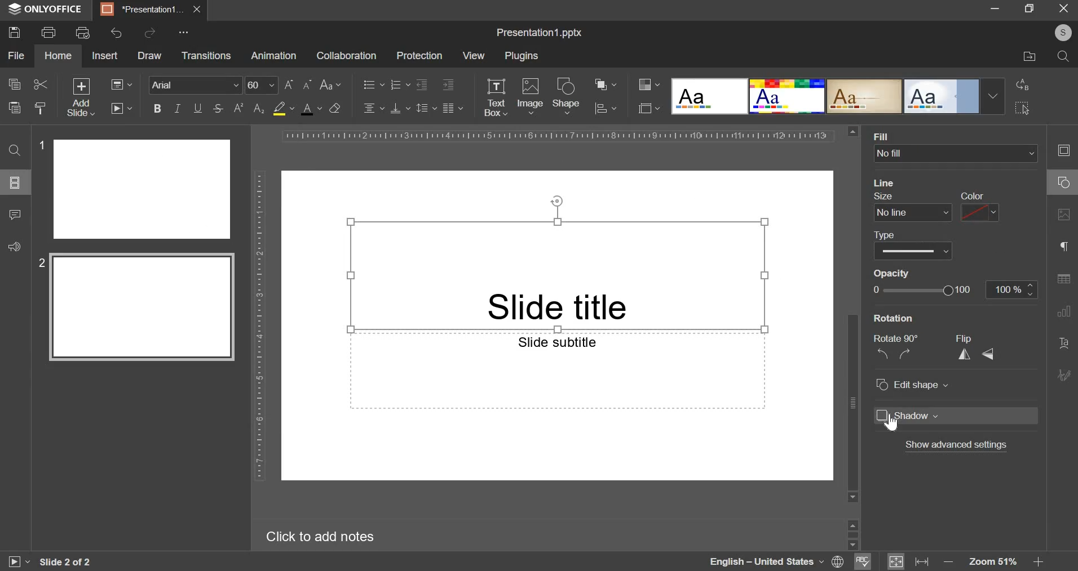 The image size is (1078, 571). What do you see at coordinates (1037, 561) in the screenshot?
I see `zoom in` at bounding box center [1037, 561].